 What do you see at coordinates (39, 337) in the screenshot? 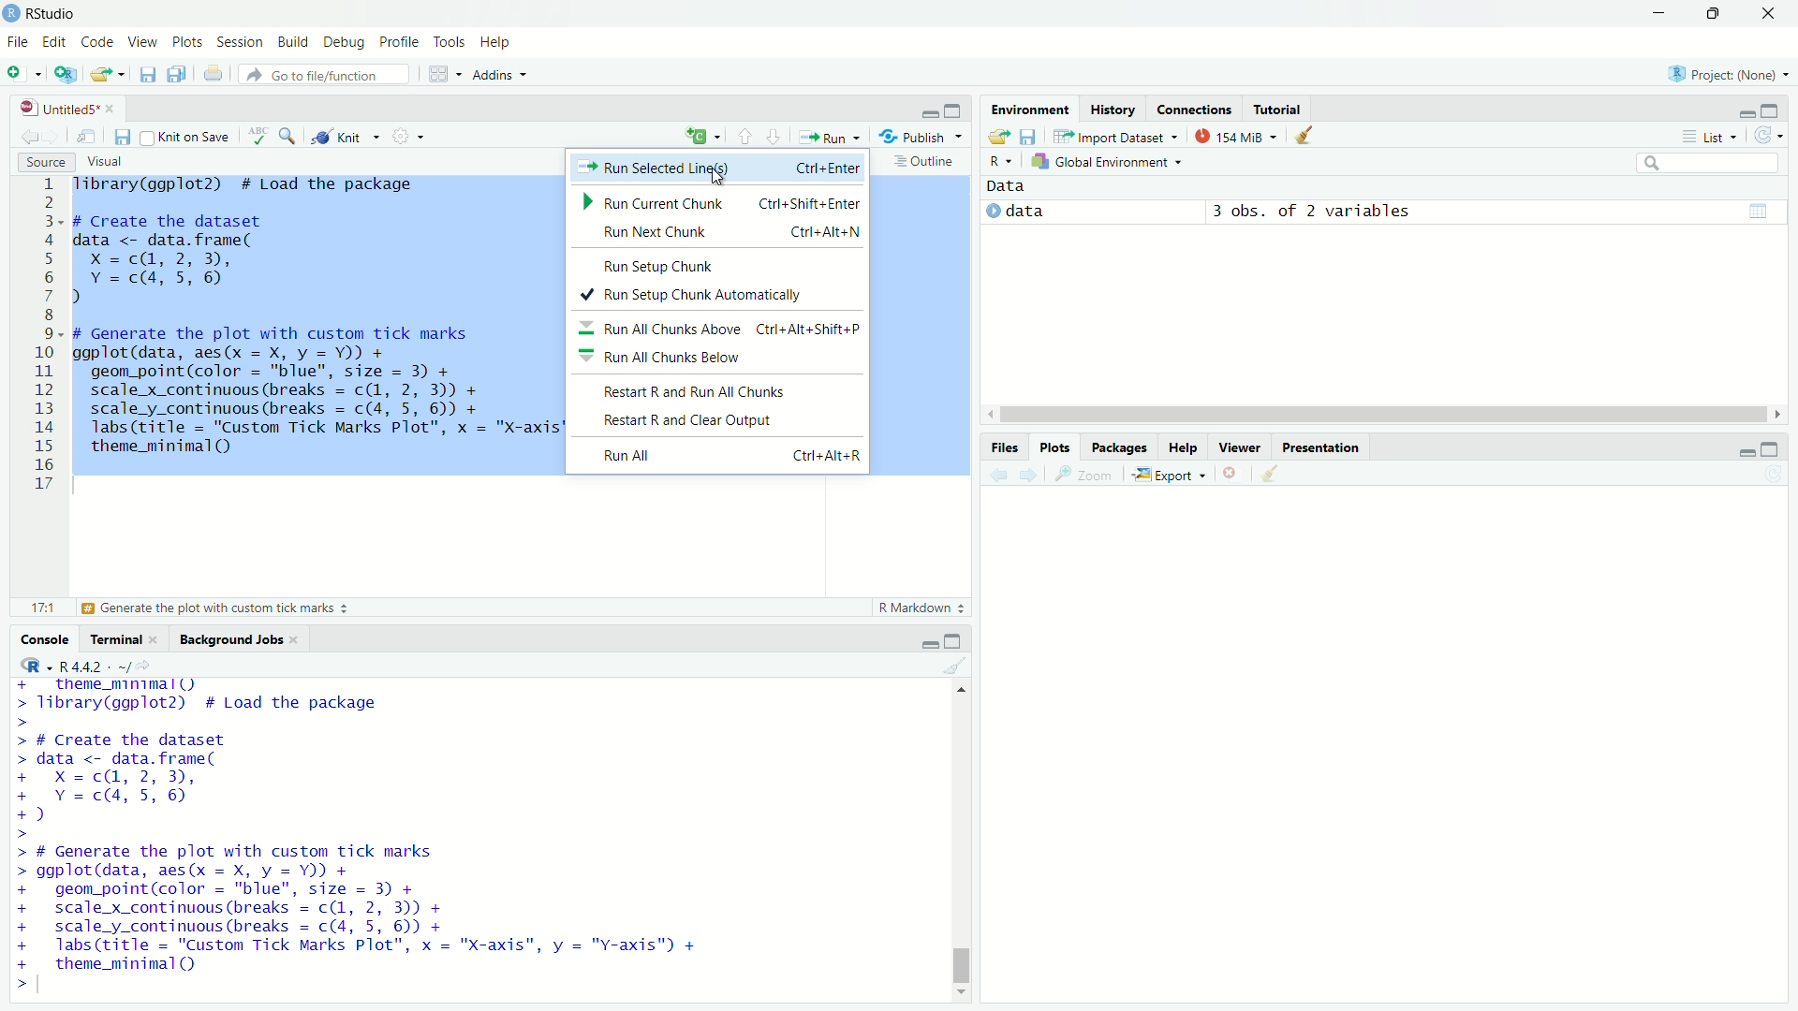
I see `` at bounding box center [39, 337].